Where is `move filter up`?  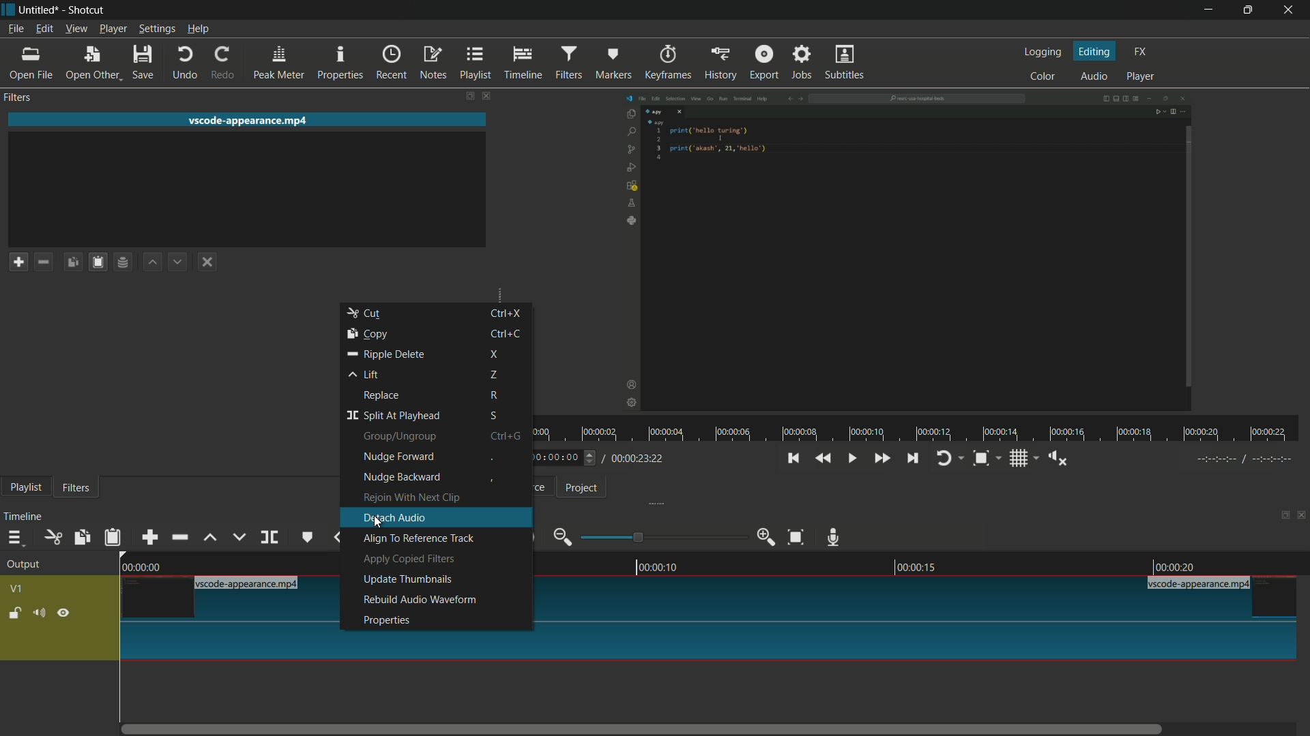 move filter up is located at coordinates (151, 262).